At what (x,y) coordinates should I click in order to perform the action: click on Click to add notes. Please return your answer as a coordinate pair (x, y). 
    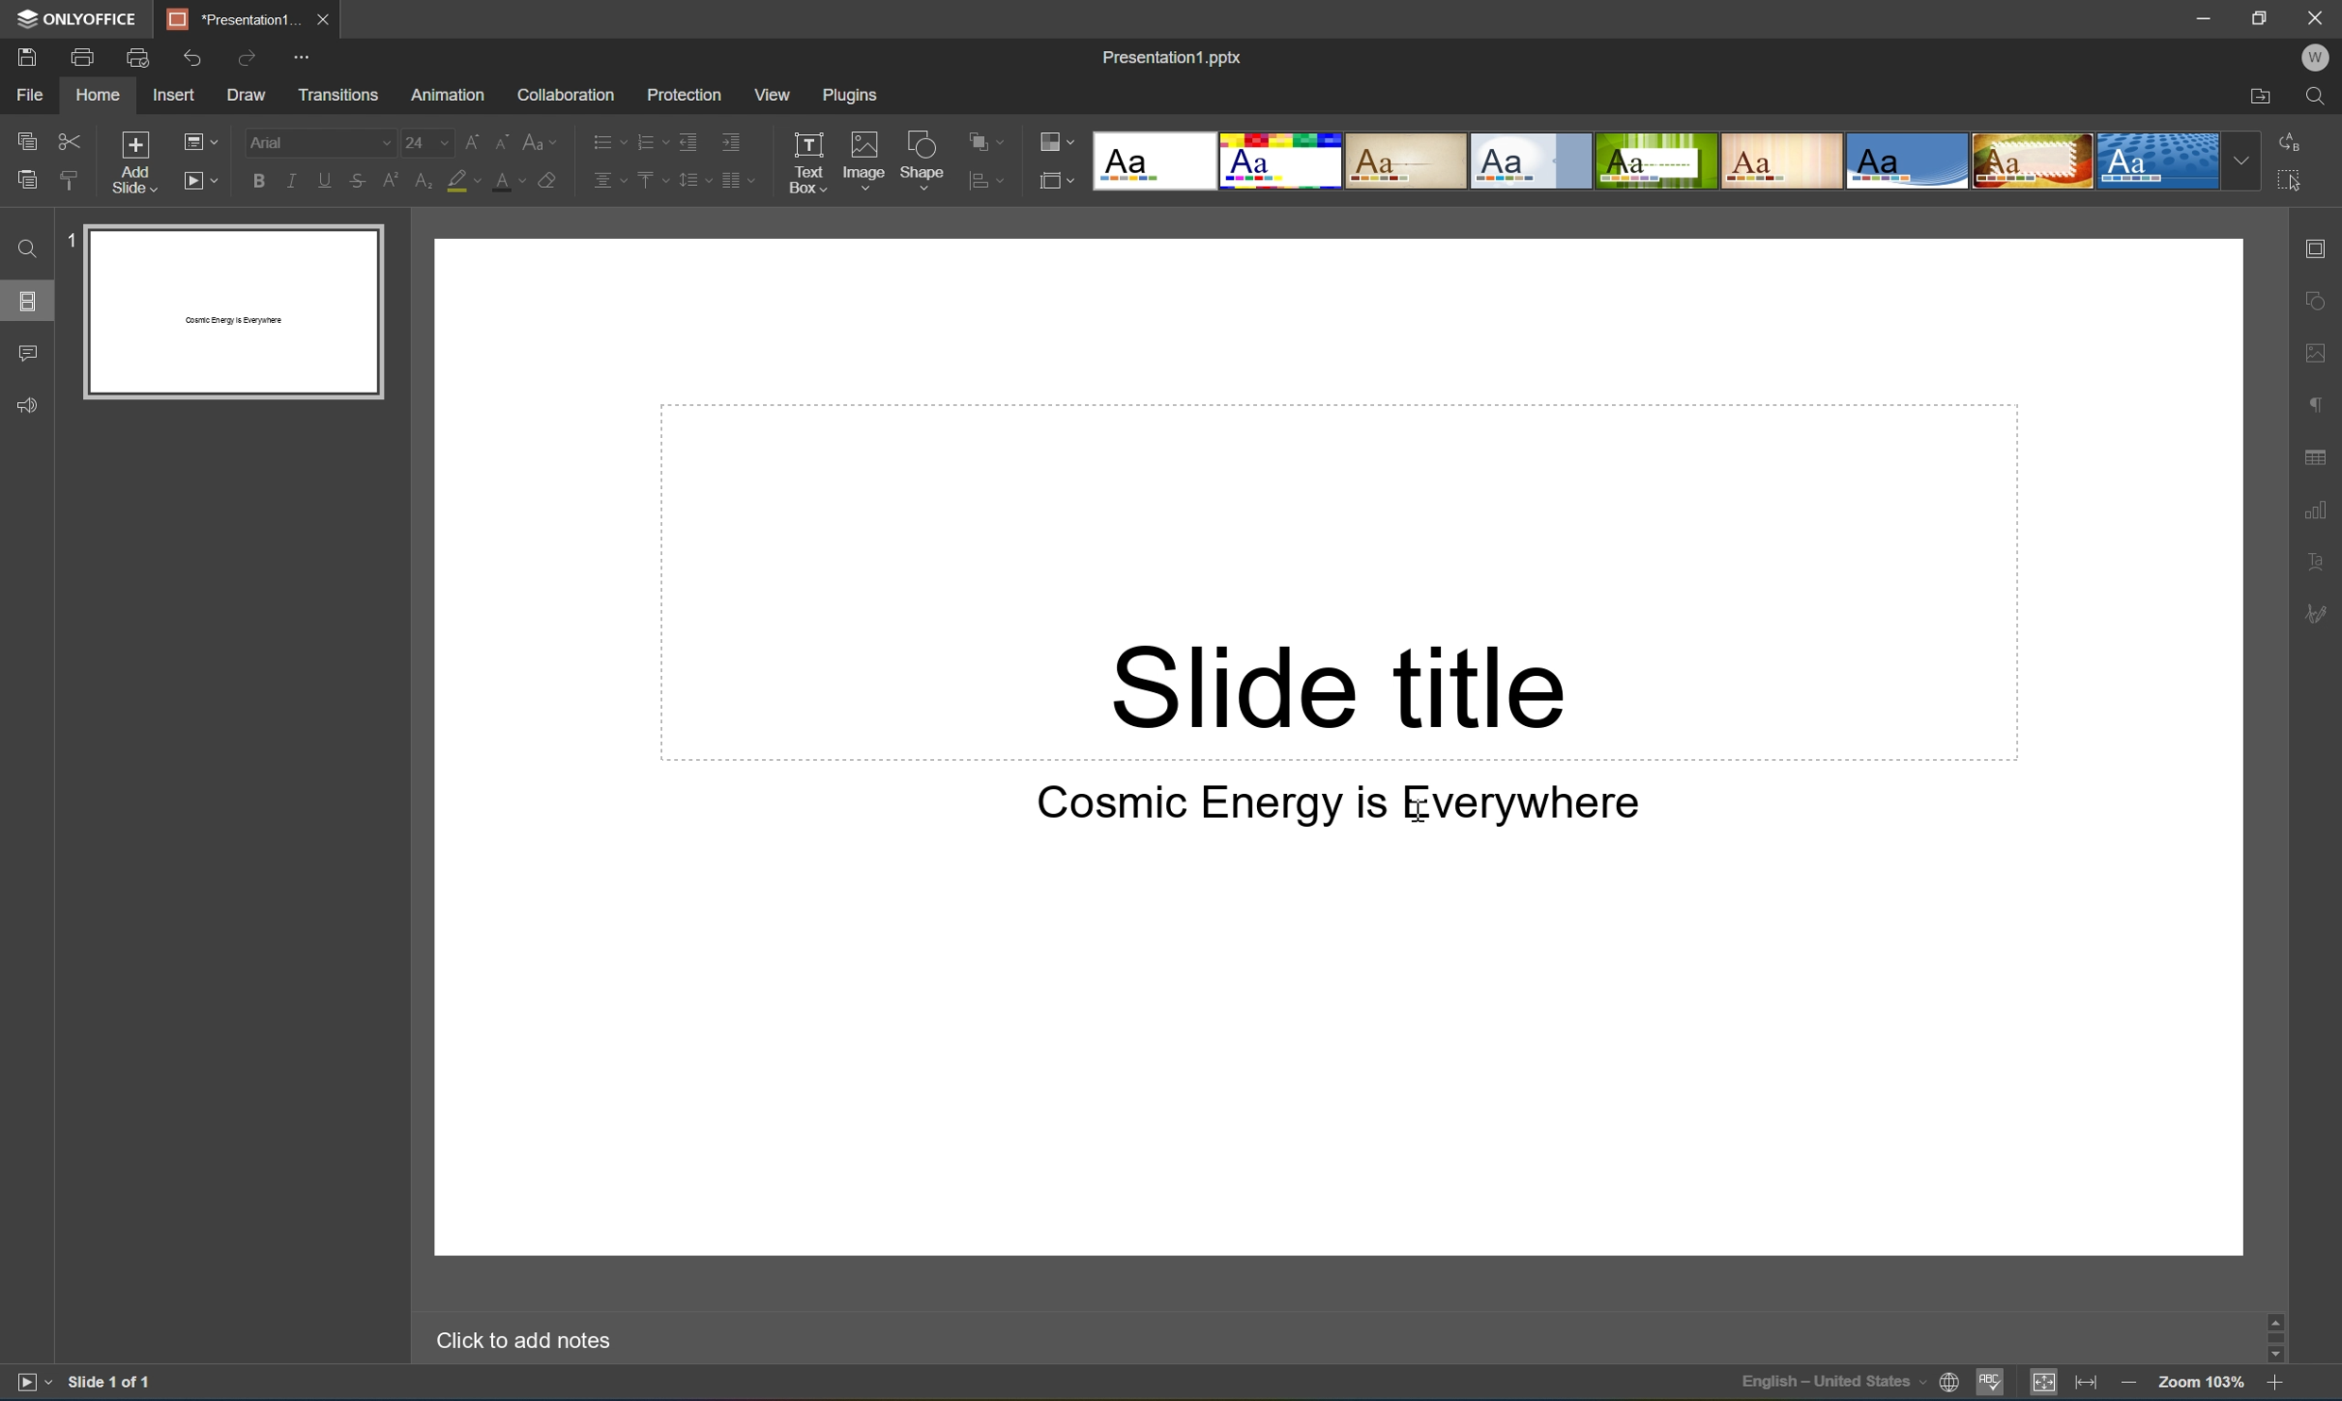
    Looking at the image, I should click on (524, 1344).